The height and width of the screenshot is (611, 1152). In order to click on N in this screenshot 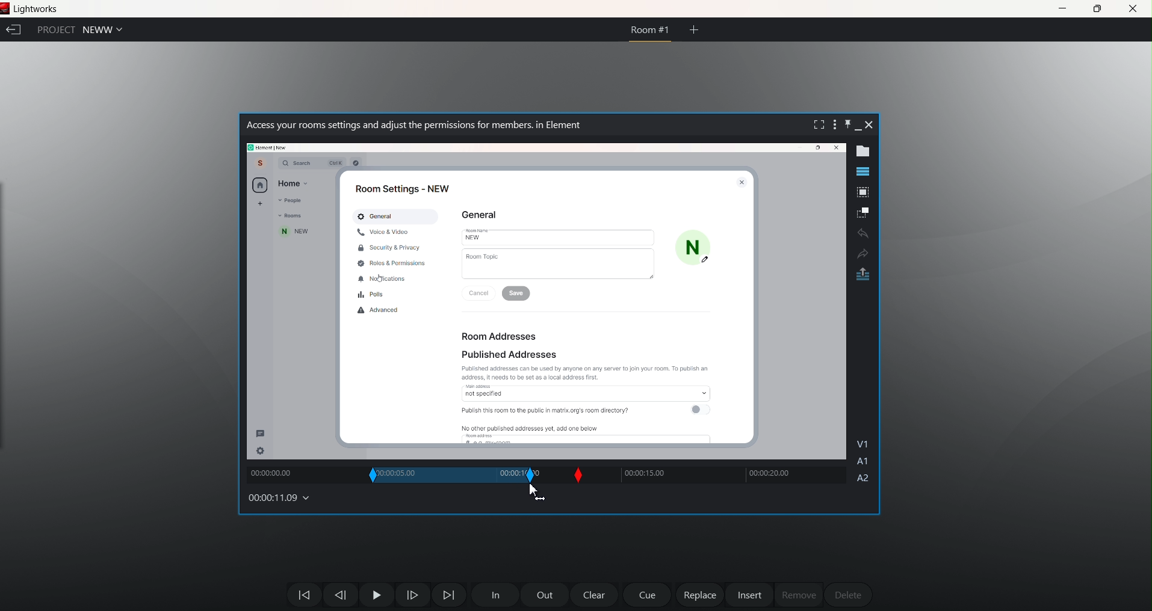, I will do `click(692, 247)`.